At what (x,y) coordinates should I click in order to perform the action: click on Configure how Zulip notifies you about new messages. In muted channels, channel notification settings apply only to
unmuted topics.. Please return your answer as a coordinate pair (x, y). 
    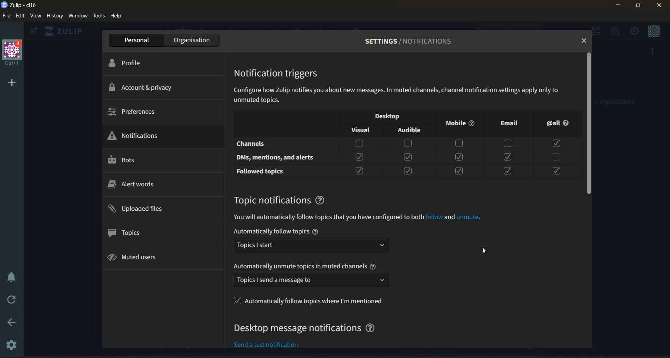
    Looking at the image, I should click on (398, 95).